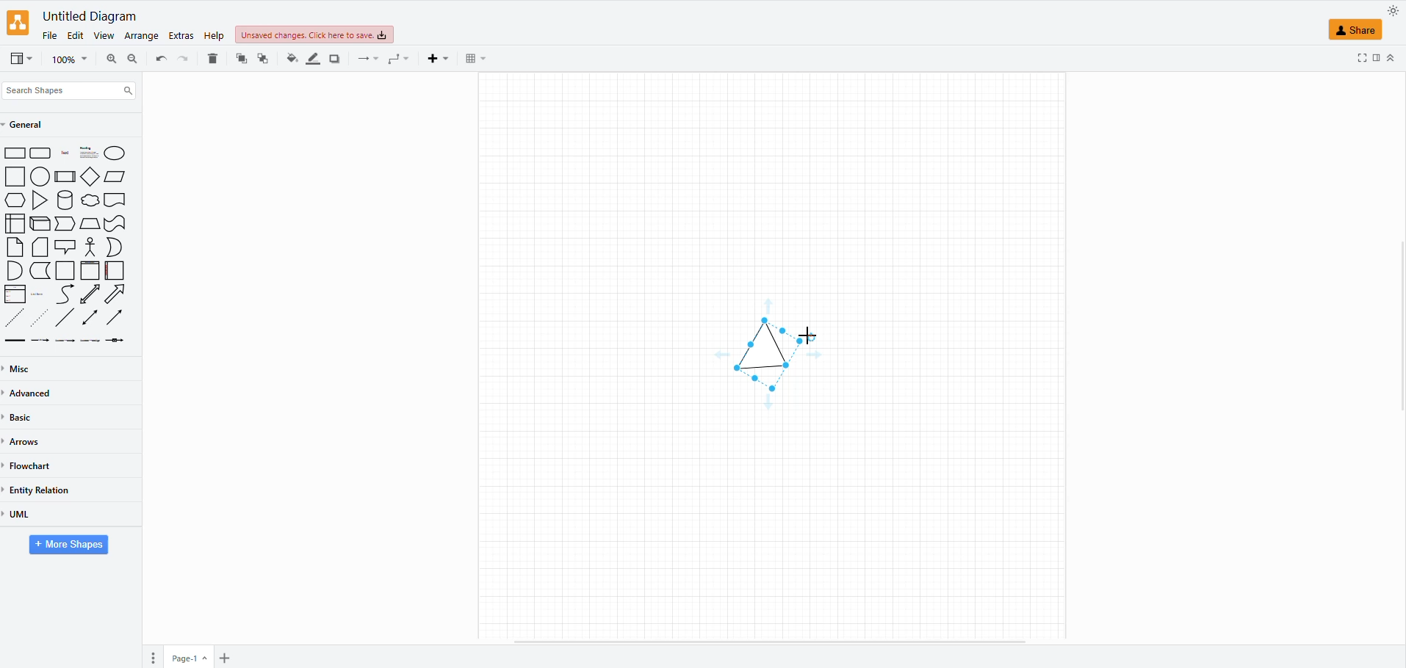  I want to click on Sidebar, so click(115, 271).